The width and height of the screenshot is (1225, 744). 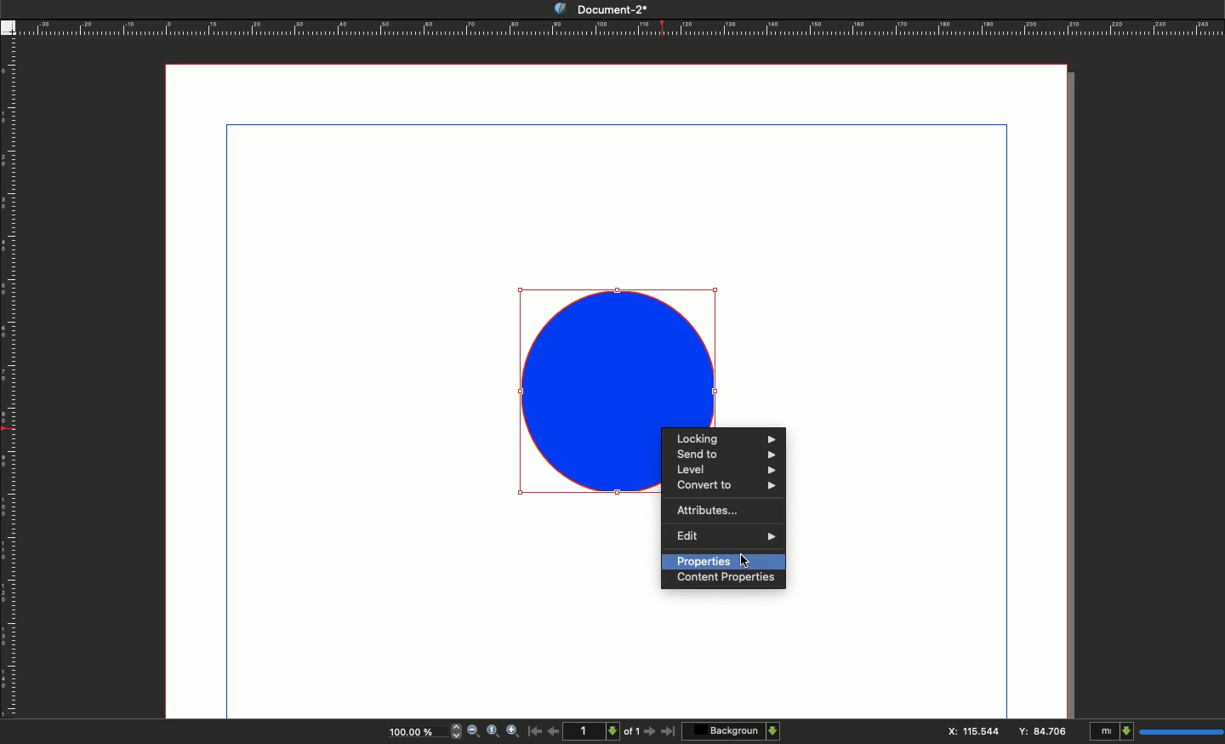 I want to click on Properties, so click(x=722, y=561).